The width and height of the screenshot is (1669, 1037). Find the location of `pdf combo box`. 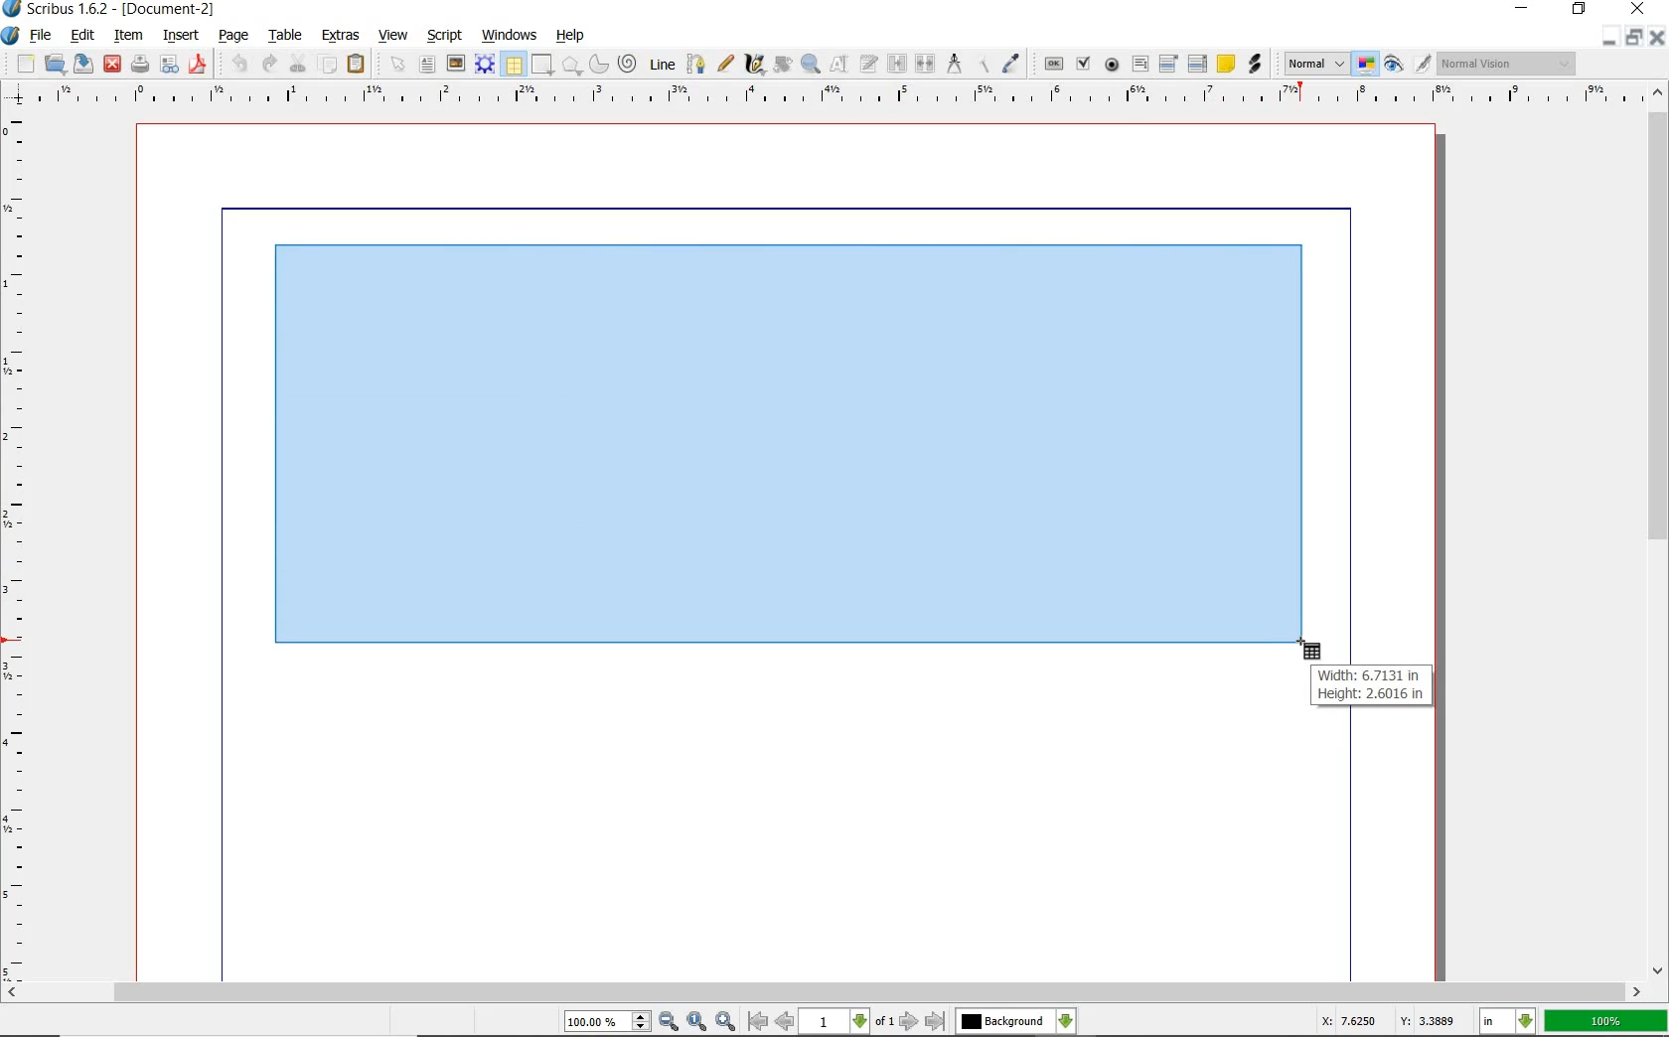

pdf combo box is located at coordinates (1169, 64).